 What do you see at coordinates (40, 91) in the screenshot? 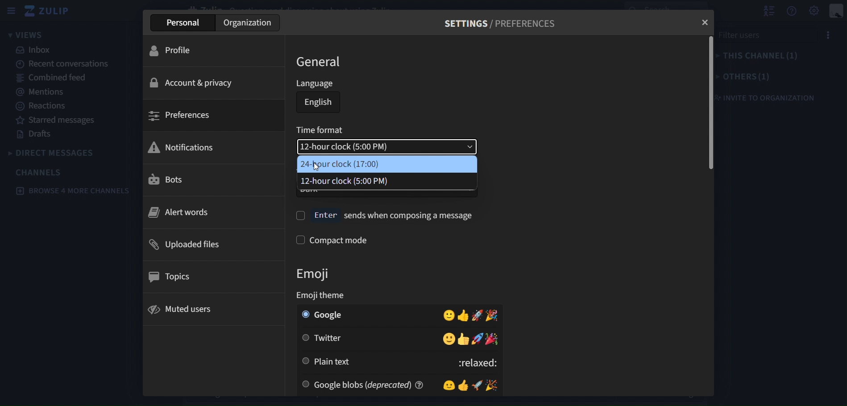
I see `mentions` at bounding box center [40, 91].